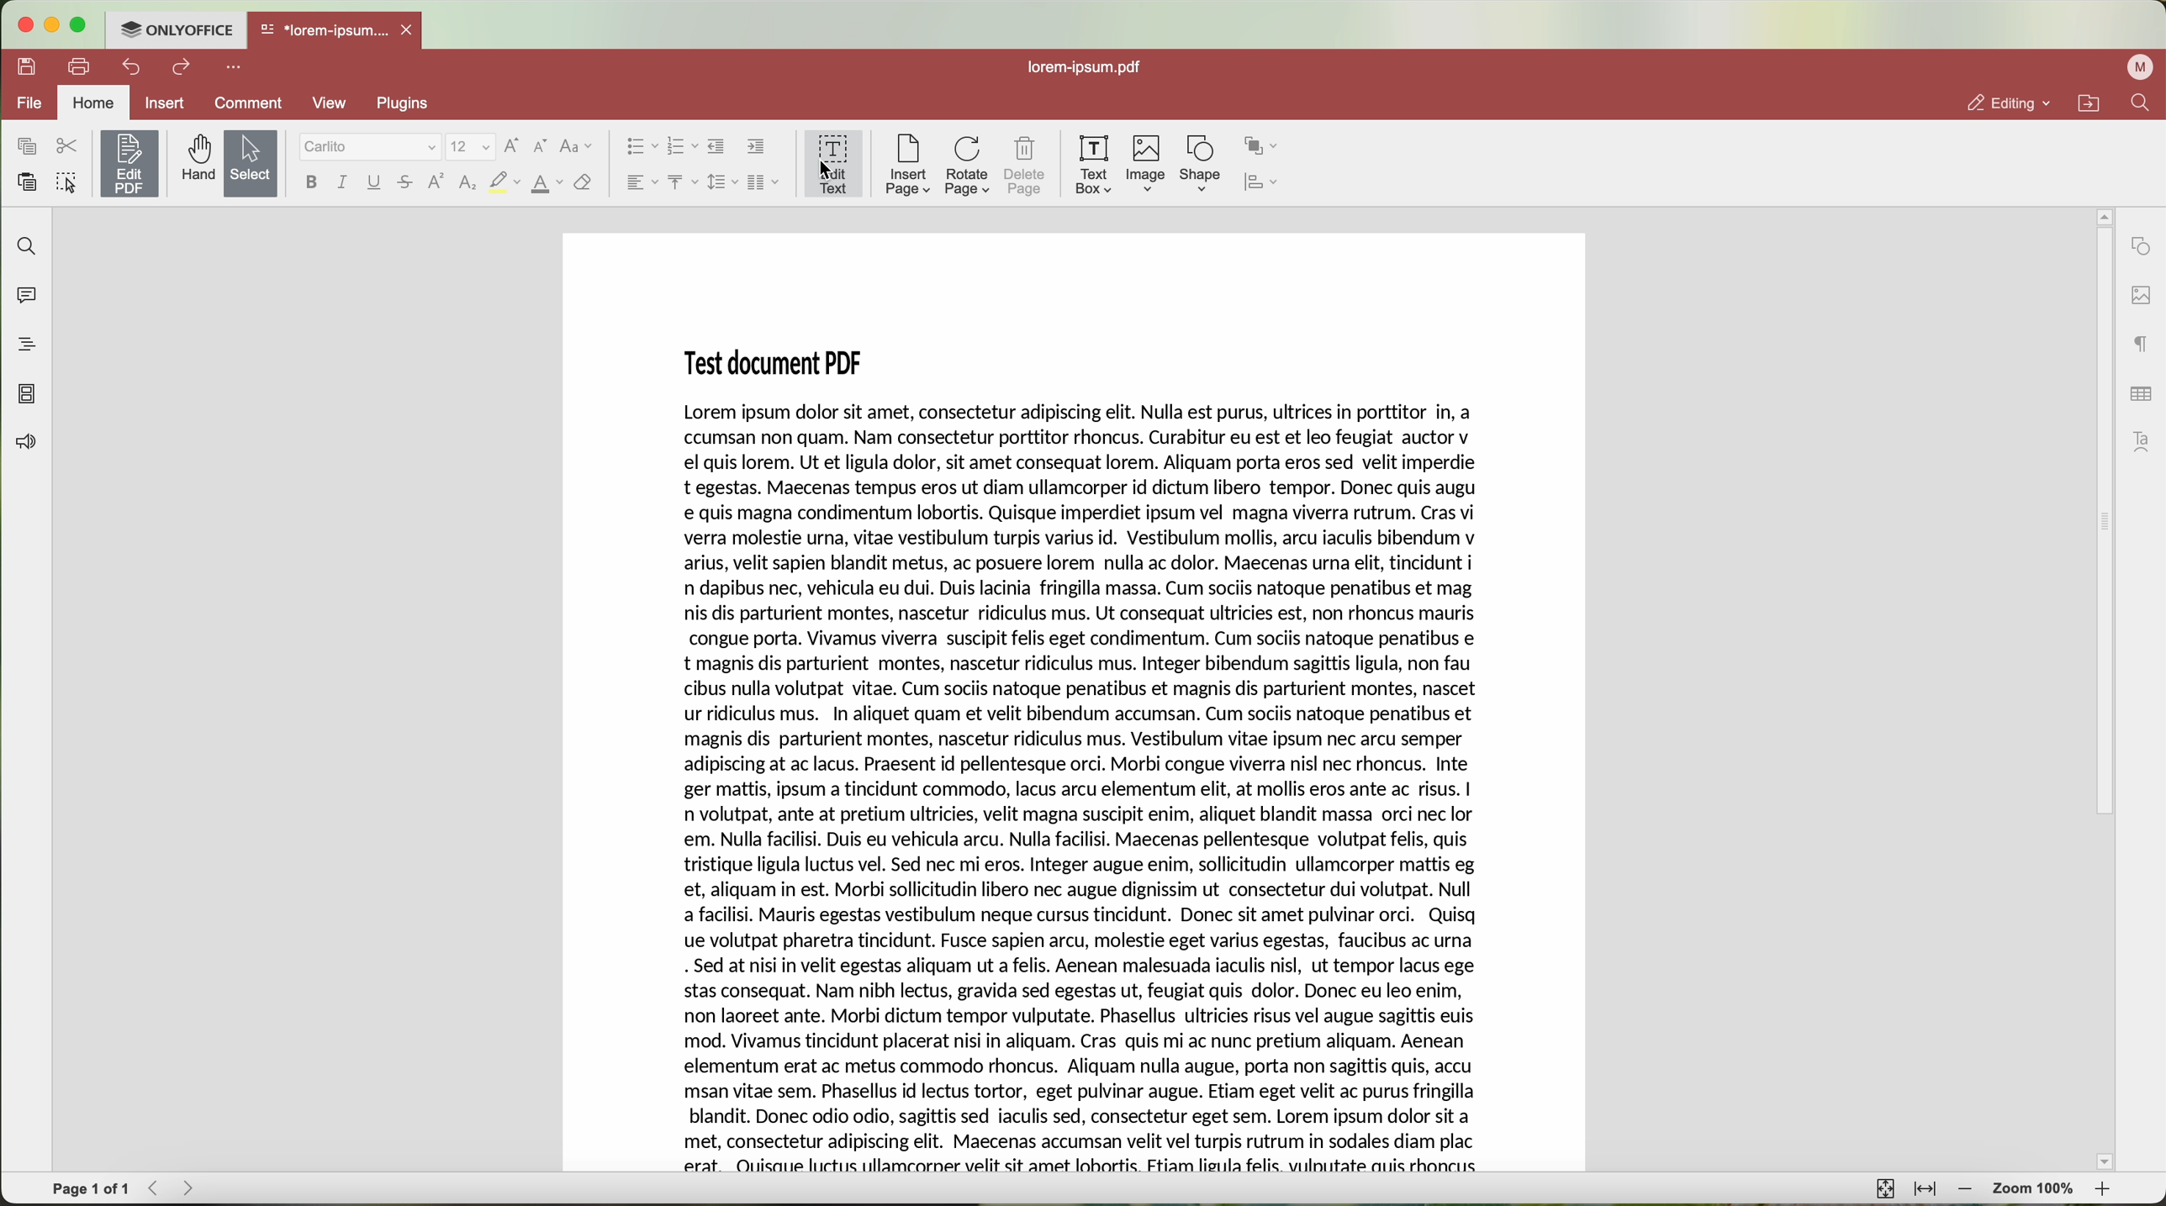 The width and height of the screenshot is (2166, 1206). Describe the element at coordinates (779, 360) in the screenshot. I see `Test document PDF` at that location.